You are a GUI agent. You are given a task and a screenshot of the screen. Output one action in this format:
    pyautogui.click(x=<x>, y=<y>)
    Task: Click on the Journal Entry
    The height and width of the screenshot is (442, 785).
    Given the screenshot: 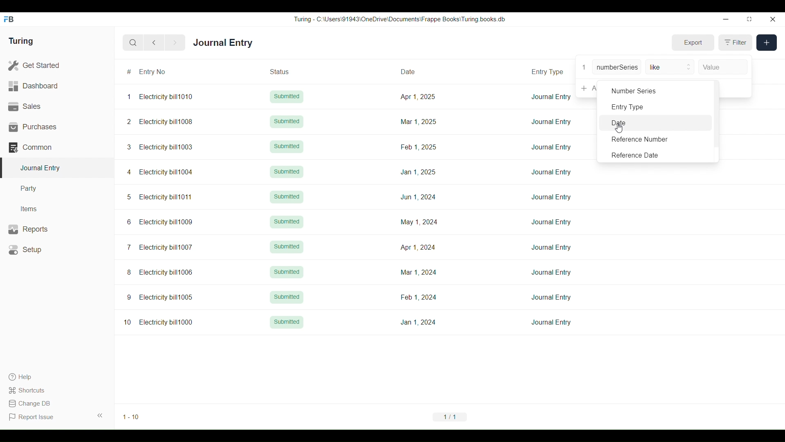 What is the action you would take?
    pyautogui.click(x=223, y=42)
    